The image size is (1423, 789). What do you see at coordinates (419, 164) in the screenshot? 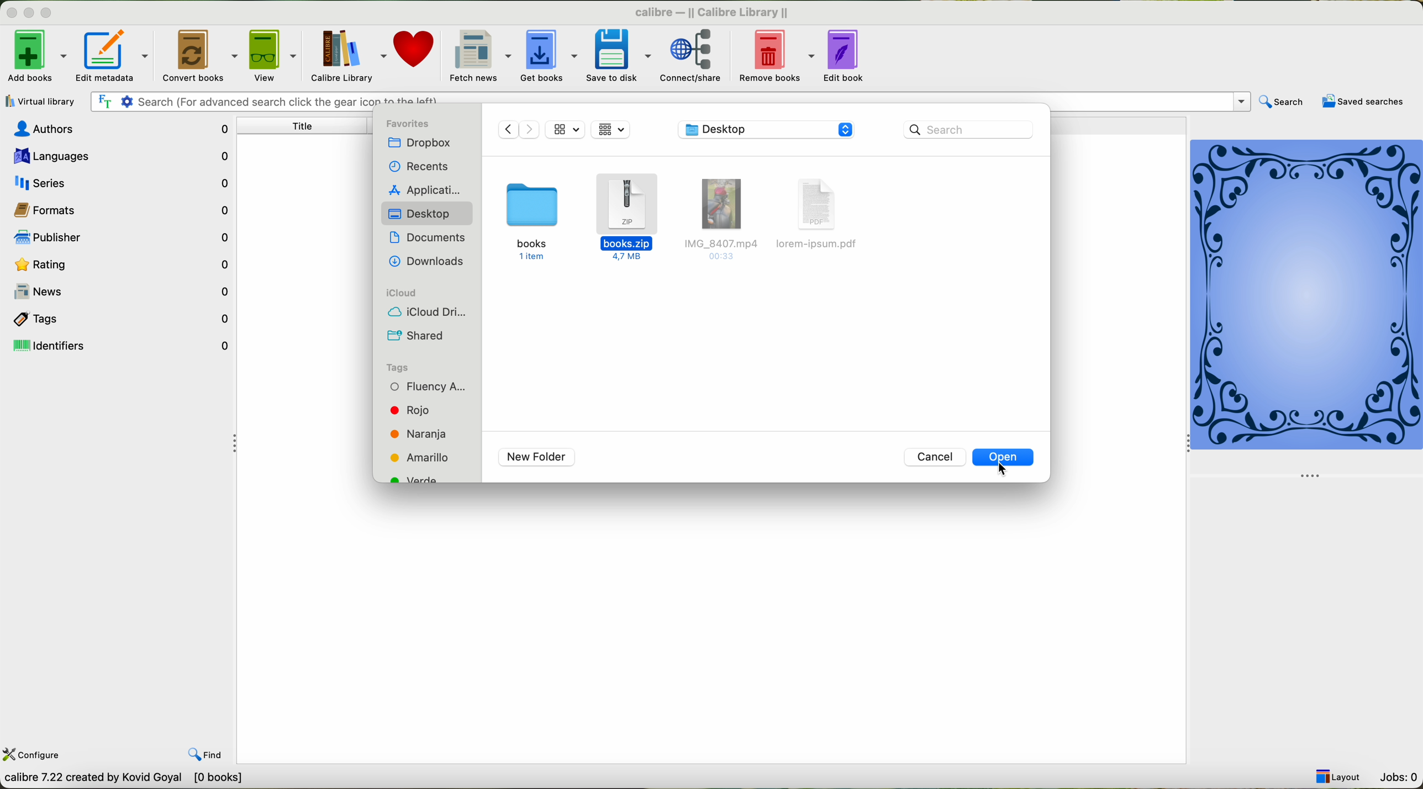
I see `recents` at bounding box center [419, 164].